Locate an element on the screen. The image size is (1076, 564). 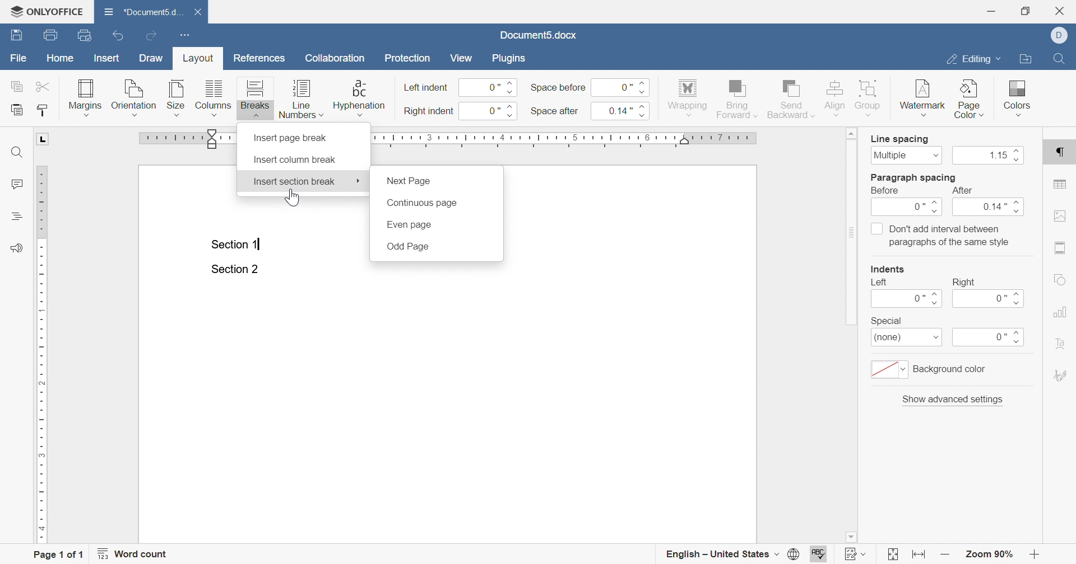
continuous page is located at coordinates (421, 204).